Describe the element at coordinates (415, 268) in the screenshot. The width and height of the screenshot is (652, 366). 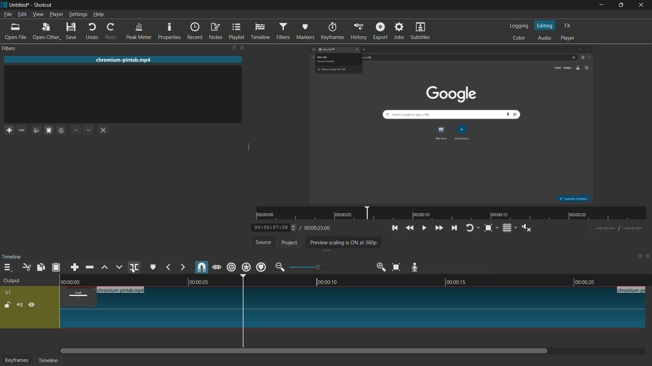
I see `record audio` at that location.